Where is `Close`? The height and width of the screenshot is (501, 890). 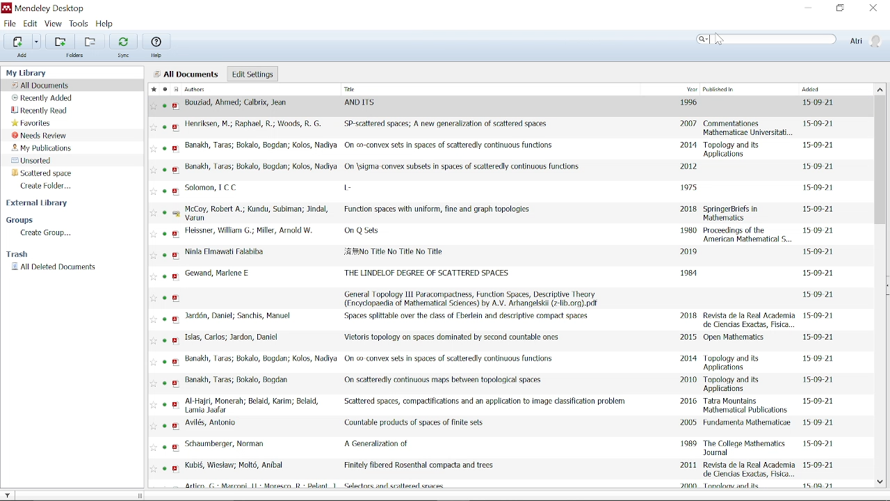
Close is located at coordinates (875, 8).